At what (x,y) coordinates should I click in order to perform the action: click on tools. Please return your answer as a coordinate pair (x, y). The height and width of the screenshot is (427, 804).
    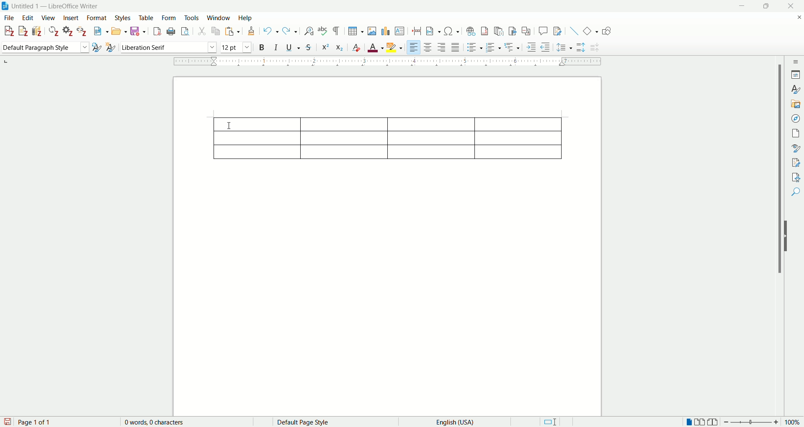
    Looking at the image, I should click on (192, 18).